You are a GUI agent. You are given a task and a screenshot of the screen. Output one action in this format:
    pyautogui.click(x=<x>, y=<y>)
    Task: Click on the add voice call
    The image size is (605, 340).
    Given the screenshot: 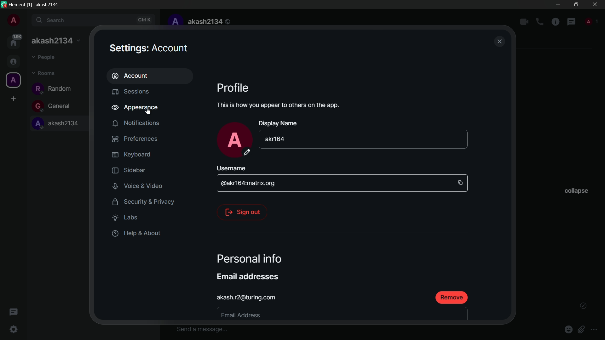 What is the action you would take?
    pyautogui.click(x=540, y=22)
    